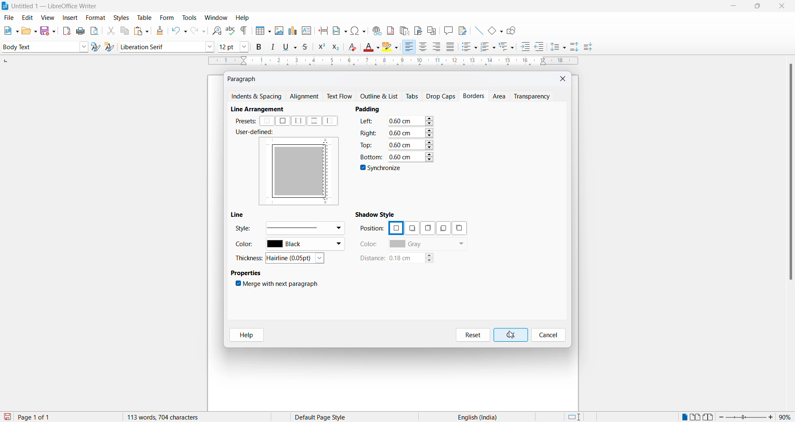 Image resolution: width=795 pixels, height=422 pixels. Describe the element at coordinates (462, 30) in the screenshot. I see `insert cross-reference` at that location.